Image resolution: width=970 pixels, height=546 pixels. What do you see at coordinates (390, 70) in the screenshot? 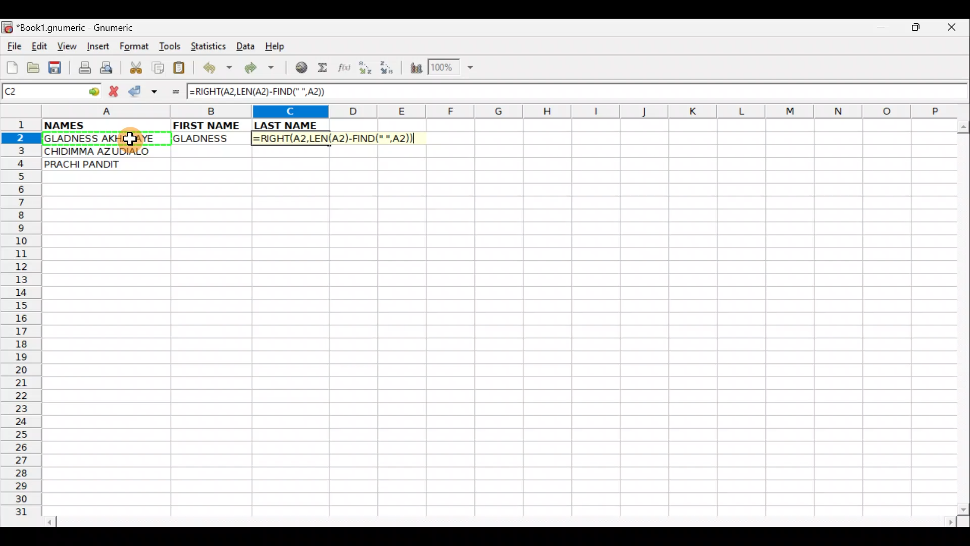
I see `Sort Descending order` at bounding box center [390, 70].